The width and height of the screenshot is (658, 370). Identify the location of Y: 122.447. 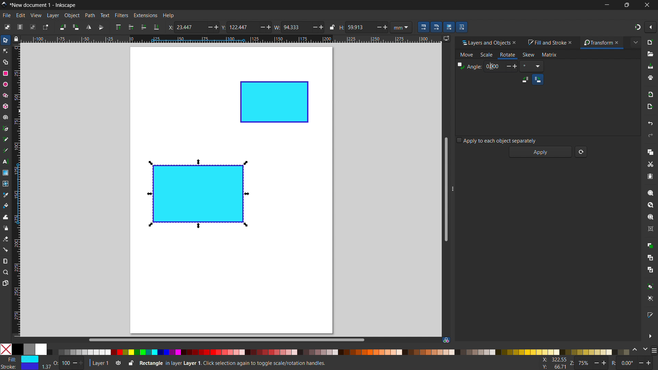
(238, 27).